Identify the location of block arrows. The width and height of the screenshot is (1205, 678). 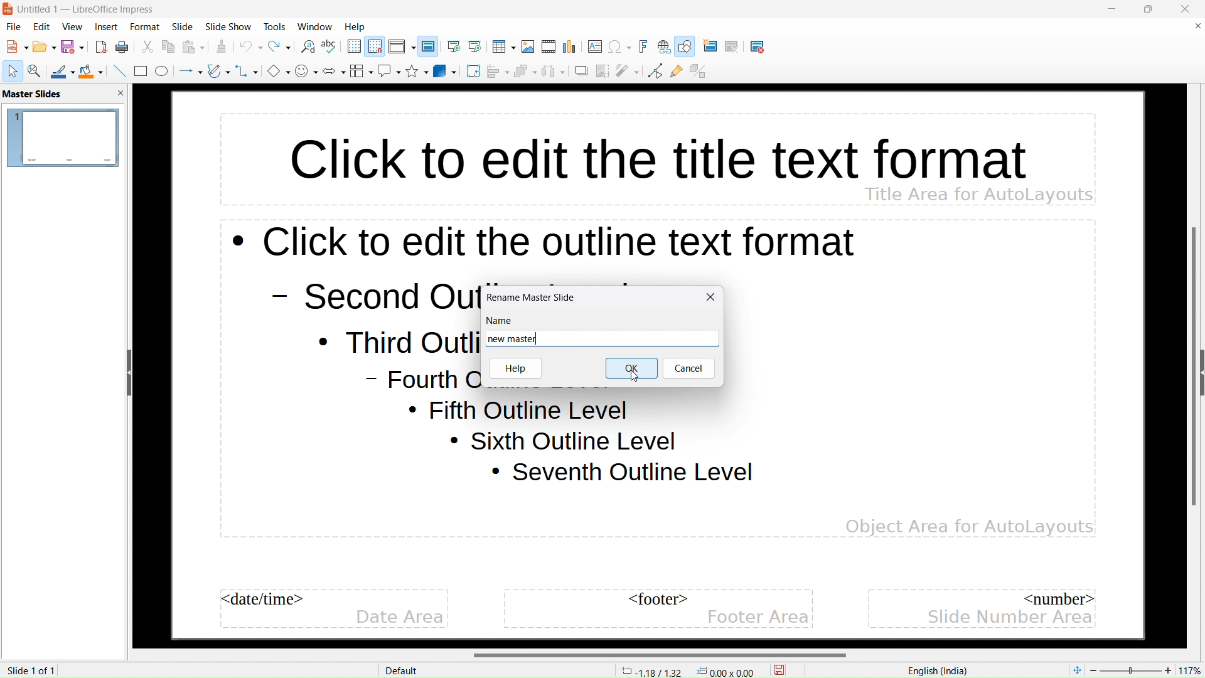
(334, 70).